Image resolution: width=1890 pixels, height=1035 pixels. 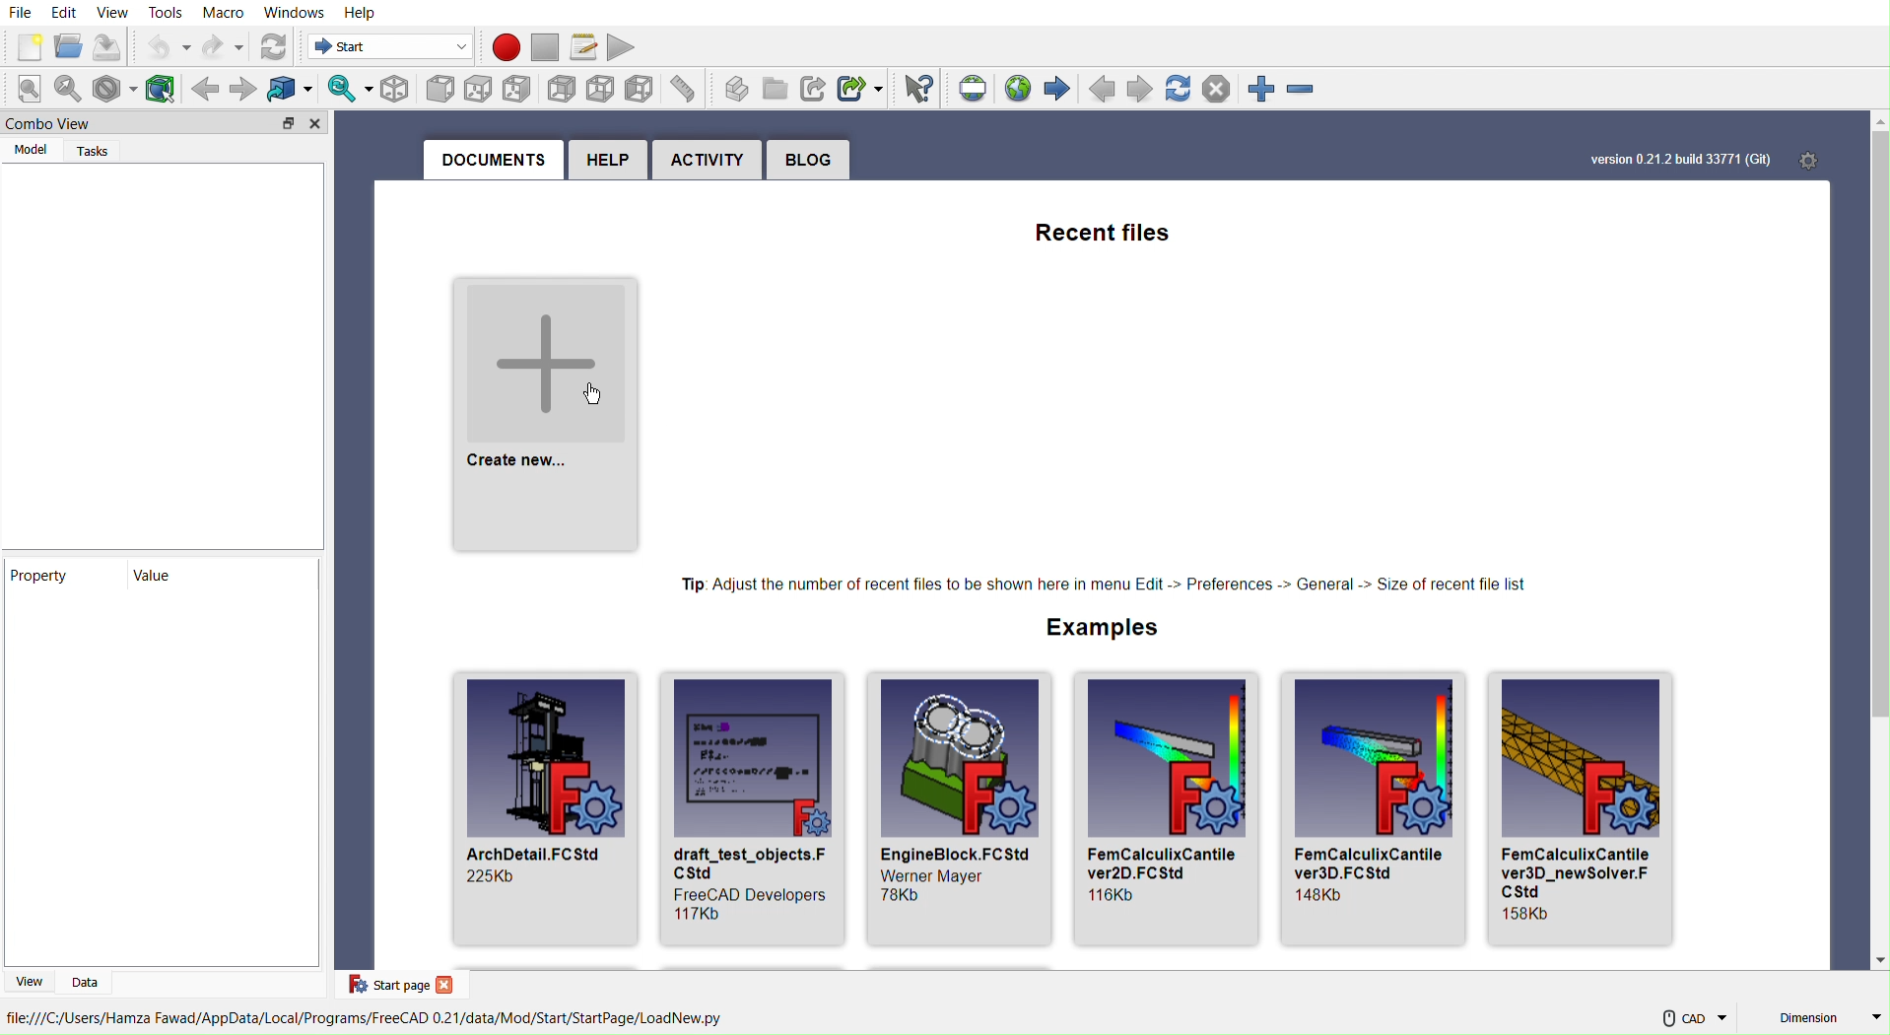 What do you see at coordinates (23, 12) in the screenshot?
I see `File` at bounding box center [23, 12].